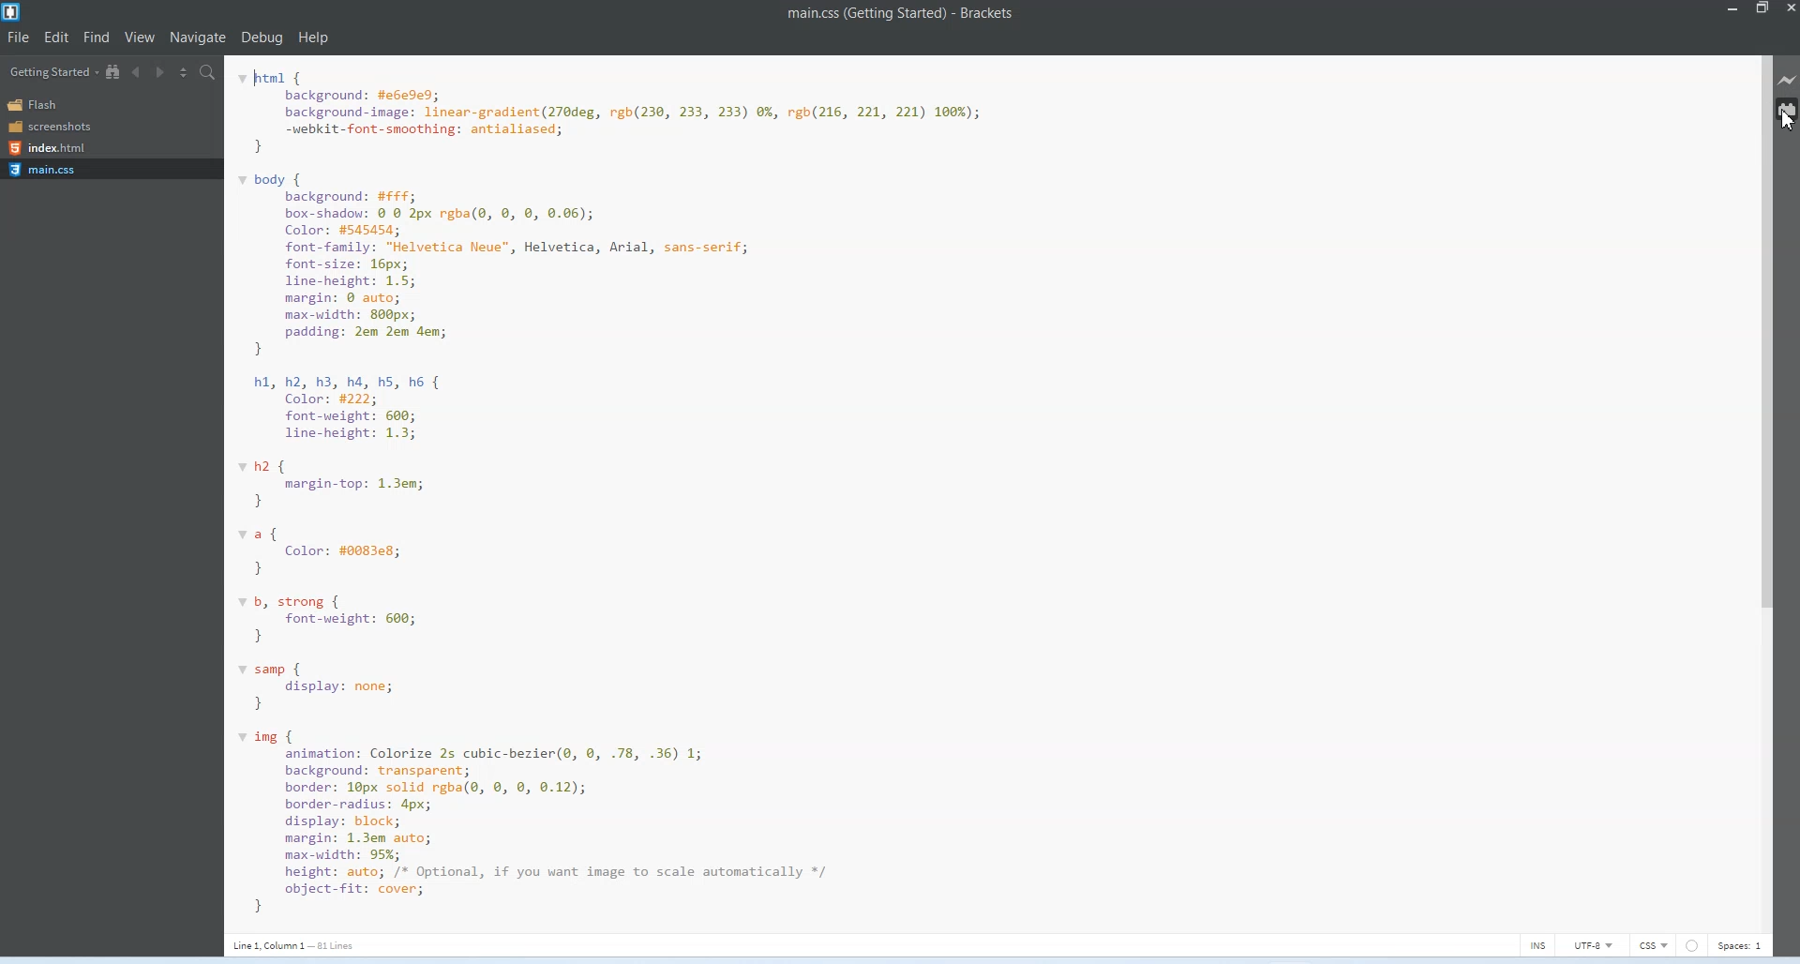 This screenshot has height=964, width=1800. I want to click on main.css (Getting Started) - Brackets, so click(917, 16).